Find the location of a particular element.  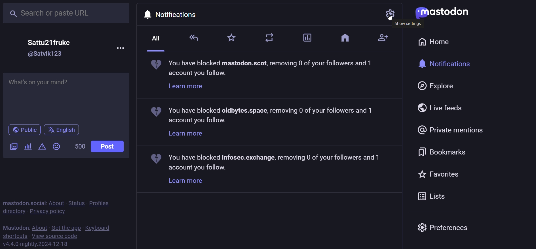

shortcut is located at coordinates (14, 236).